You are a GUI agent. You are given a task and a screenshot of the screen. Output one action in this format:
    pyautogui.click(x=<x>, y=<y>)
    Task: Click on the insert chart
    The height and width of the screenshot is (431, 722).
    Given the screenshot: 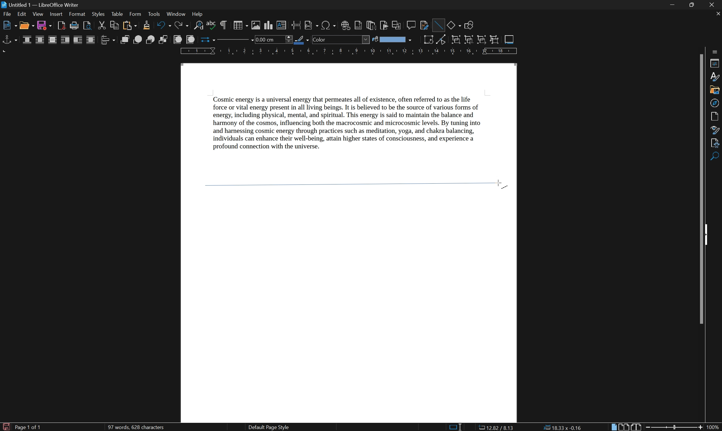 What is the action you would take?
    pyautogui.click(x=269, y=25)
    